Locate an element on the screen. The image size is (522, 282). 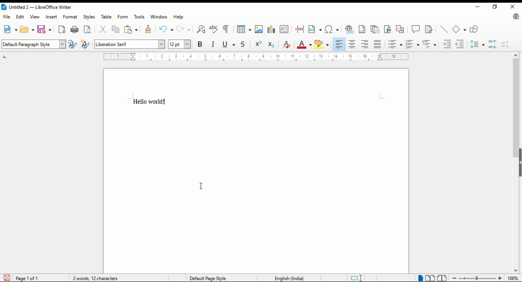
strikethrough is located at coordinates (243, 45).